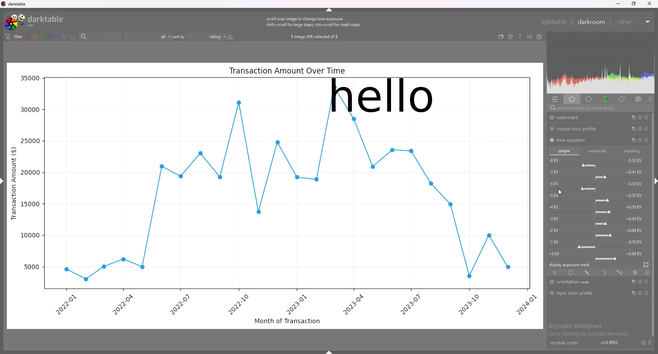 This screenshot has width=658, height=354. I want to click on cursor, so click(560, 192).